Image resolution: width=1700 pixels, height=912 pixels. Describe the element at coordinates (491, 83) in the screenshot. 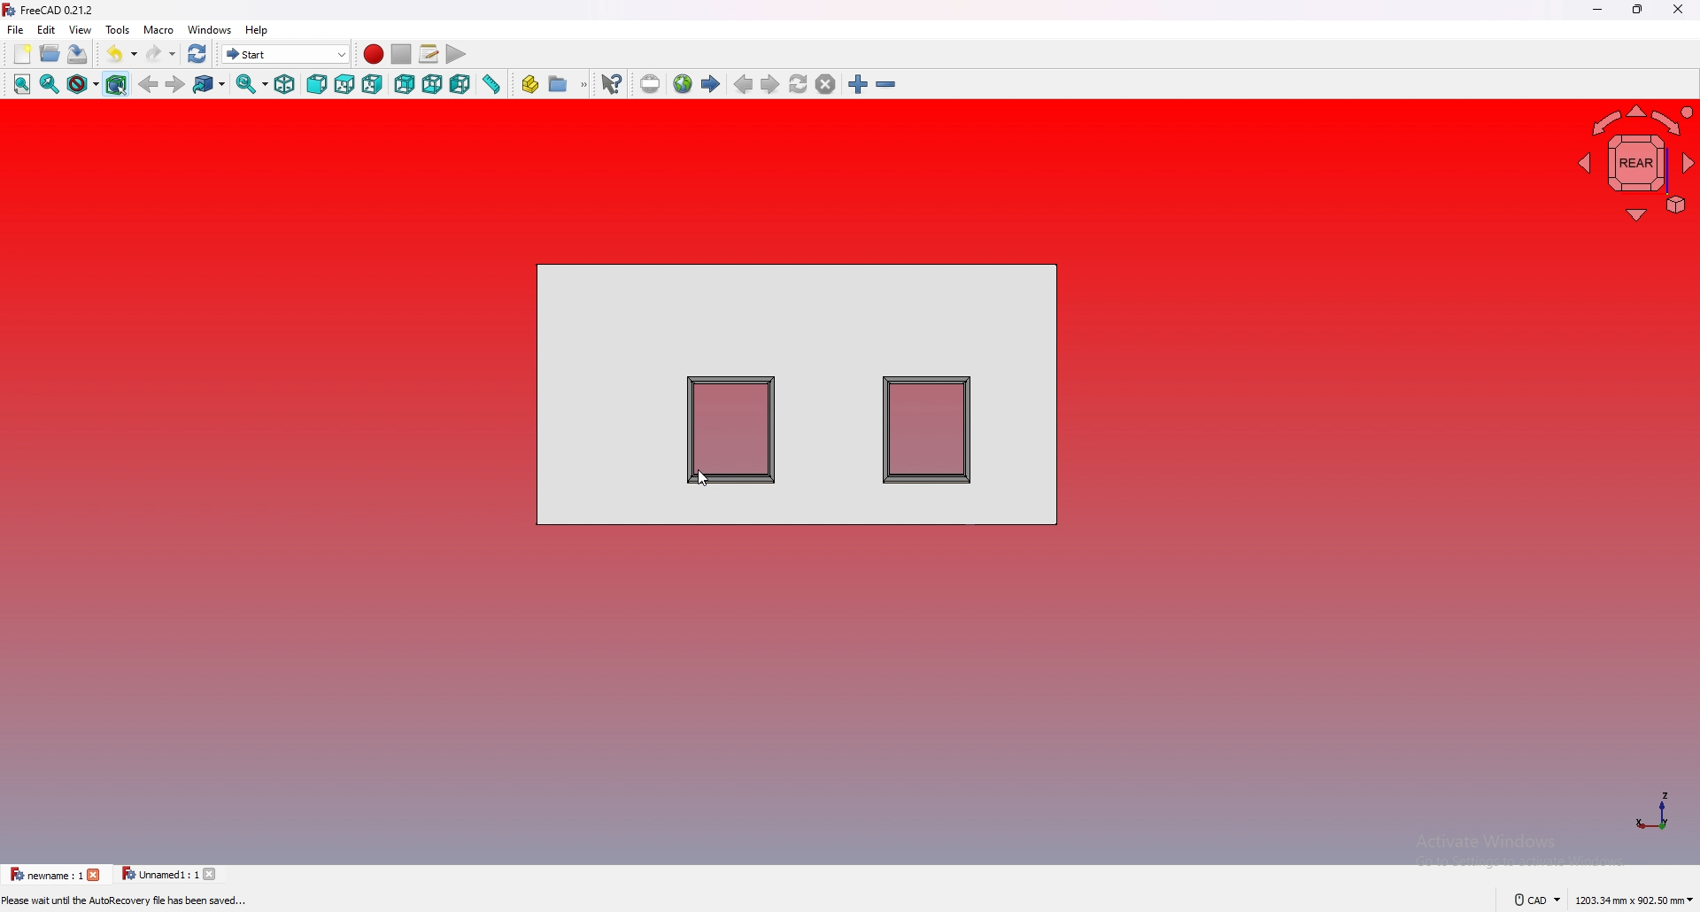

I see `measure distance` at that location.